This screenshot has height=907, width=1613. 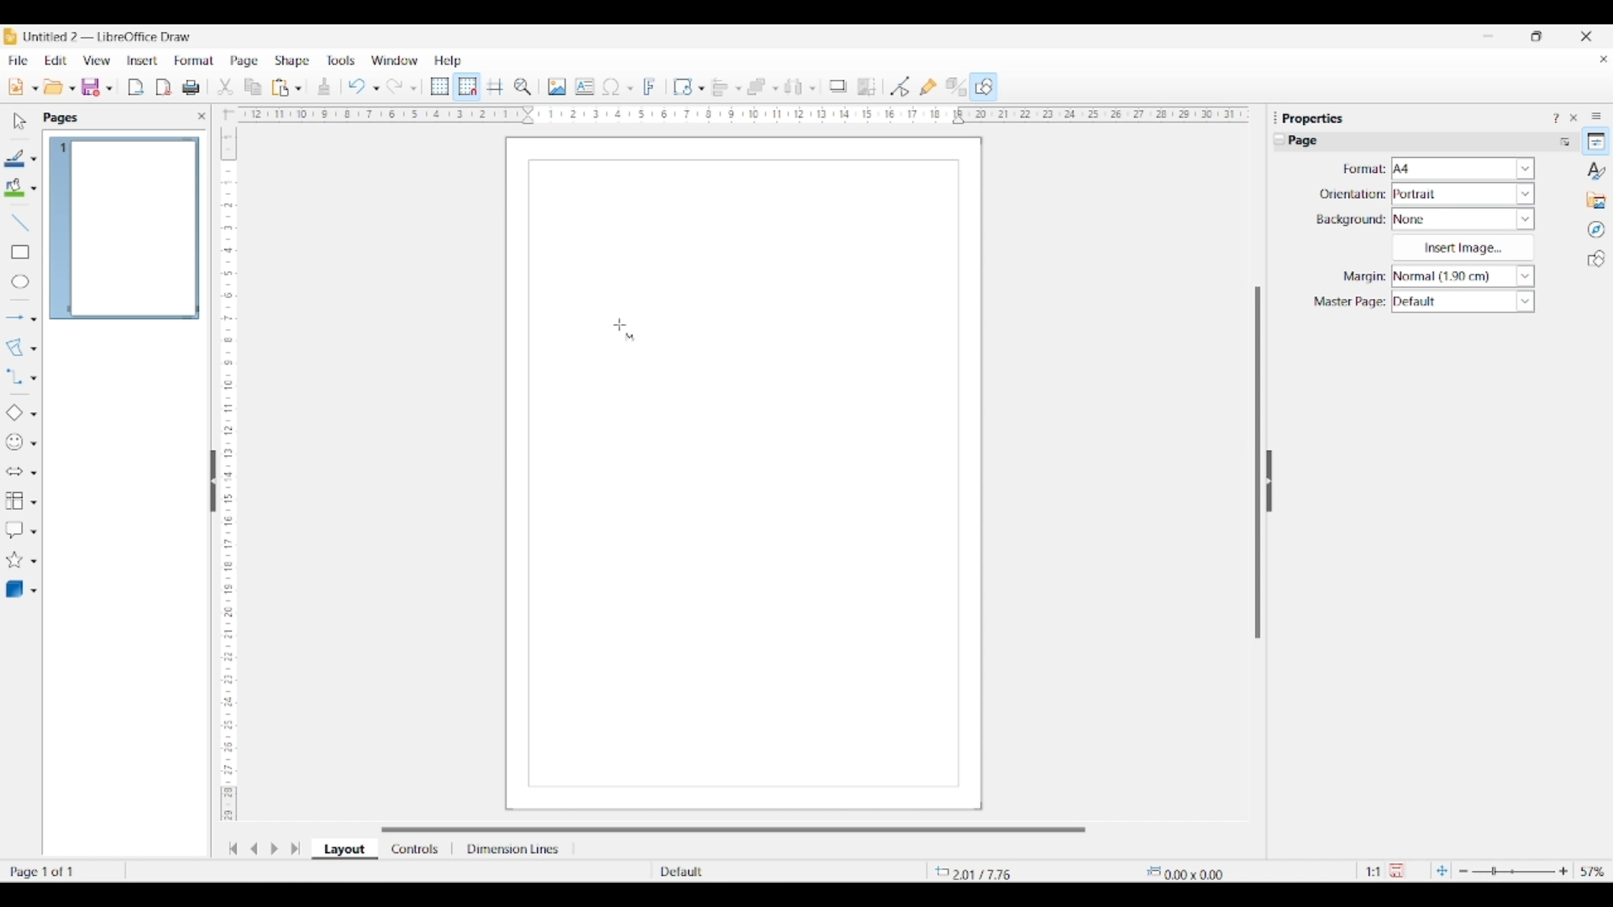 What do you see at coordinates (34, 160) in the screenshot?
I see `Line color options` at bounding box center [34, 160].